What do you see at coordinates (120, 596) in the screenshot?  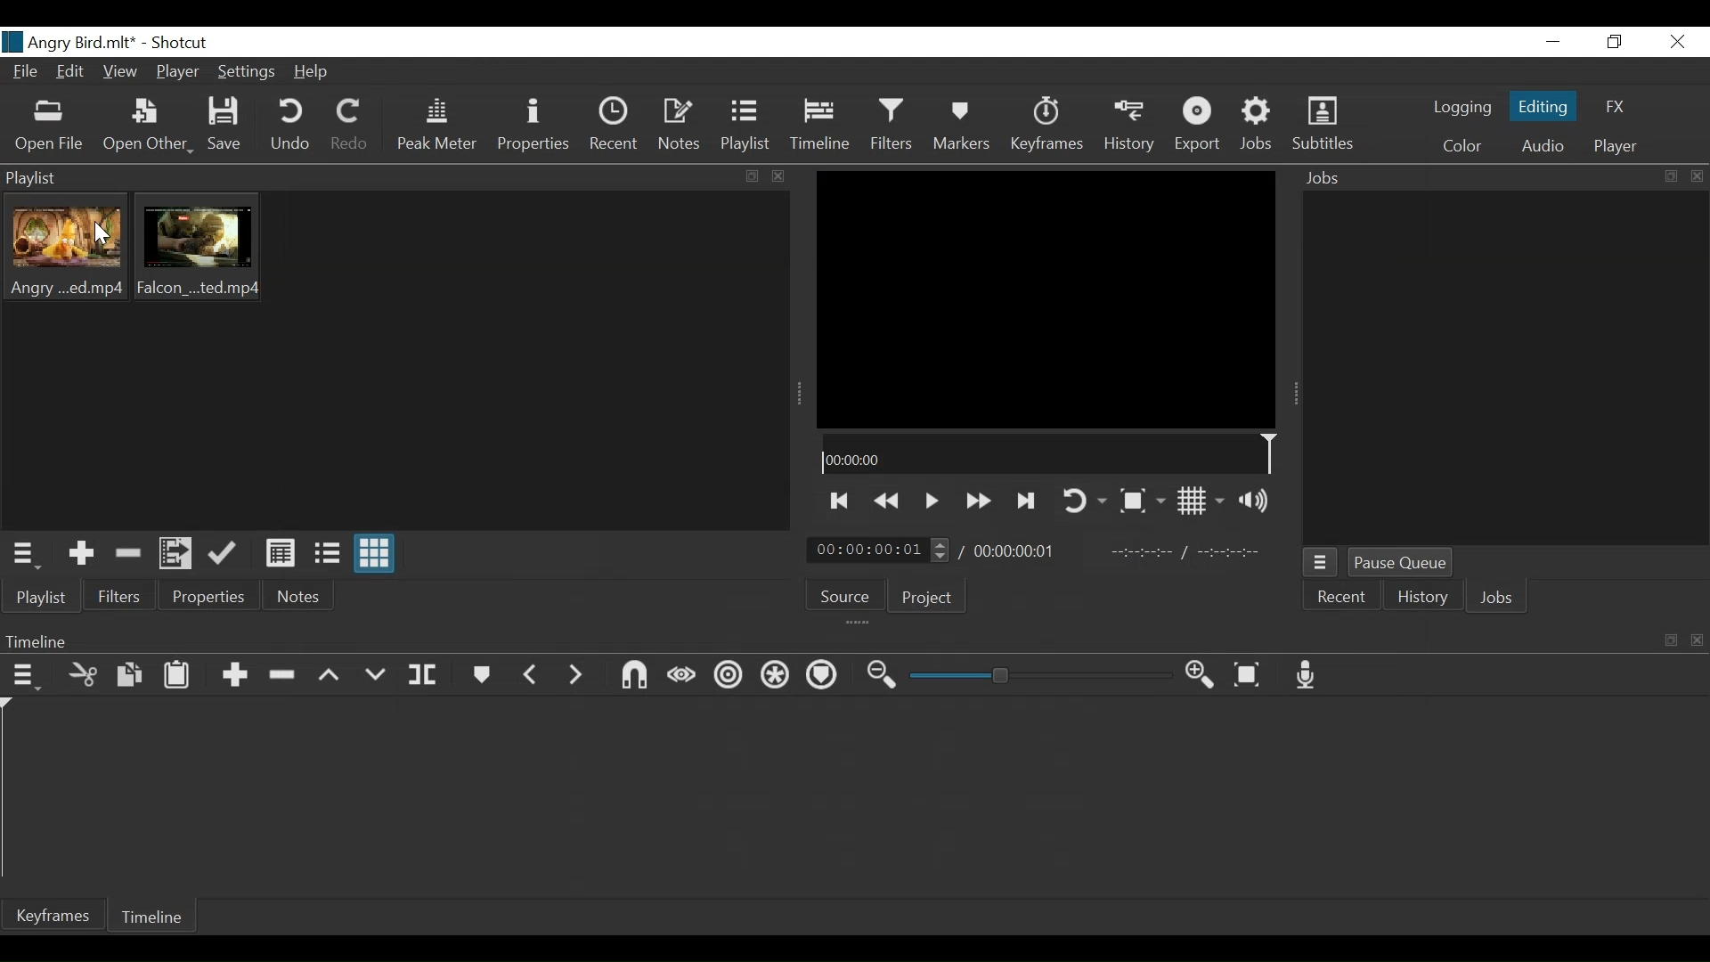 I see `Filters` at bounding box center [120, 596].